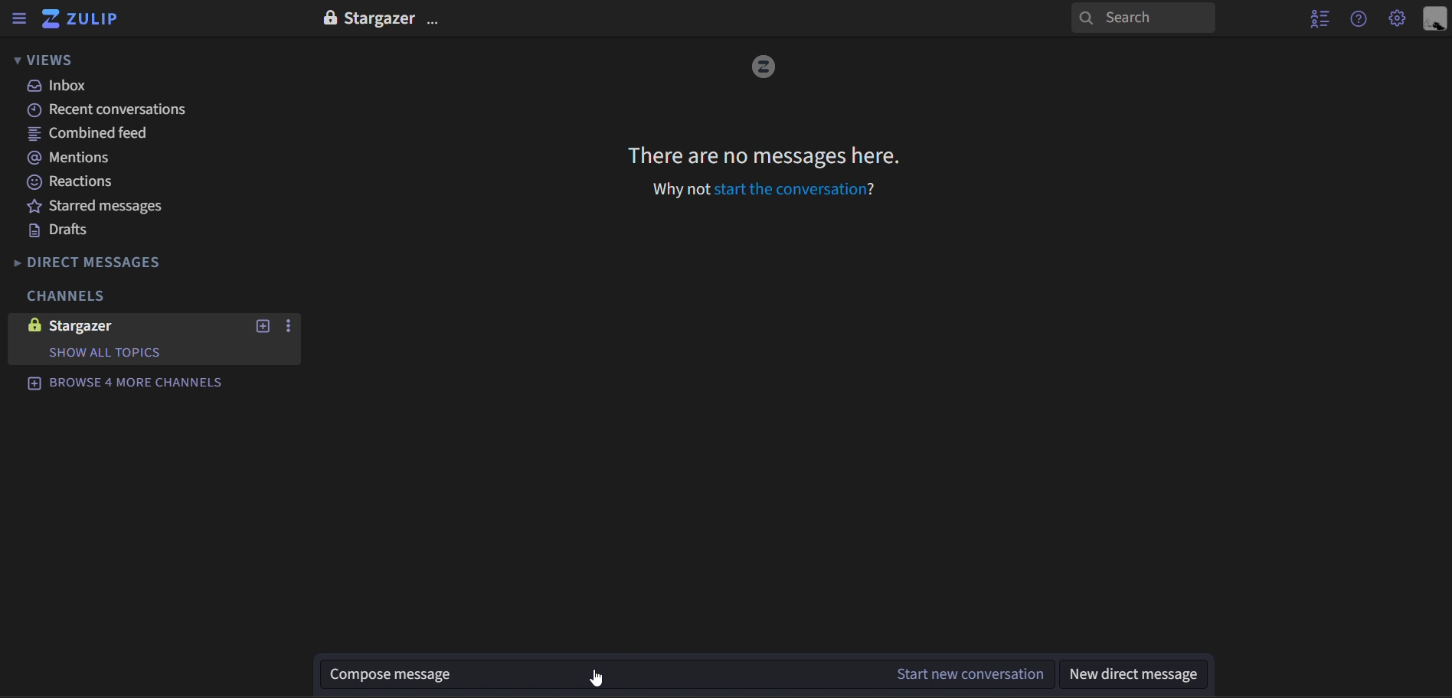  I want to click on direct messages, so click(85, 261).